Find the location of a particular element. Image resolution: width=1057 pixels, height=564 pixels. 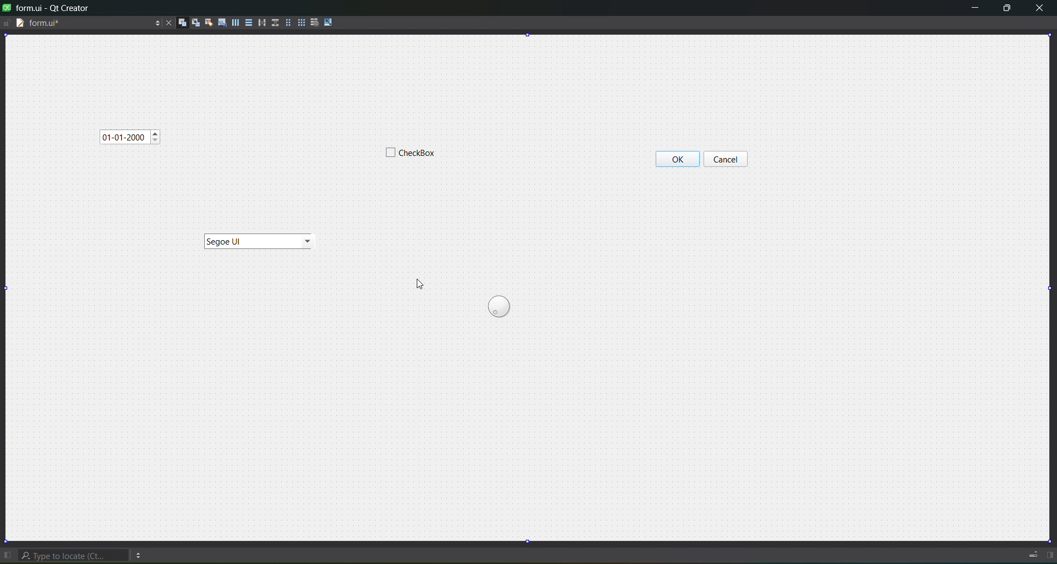

object is located at coordinates (499, 308).